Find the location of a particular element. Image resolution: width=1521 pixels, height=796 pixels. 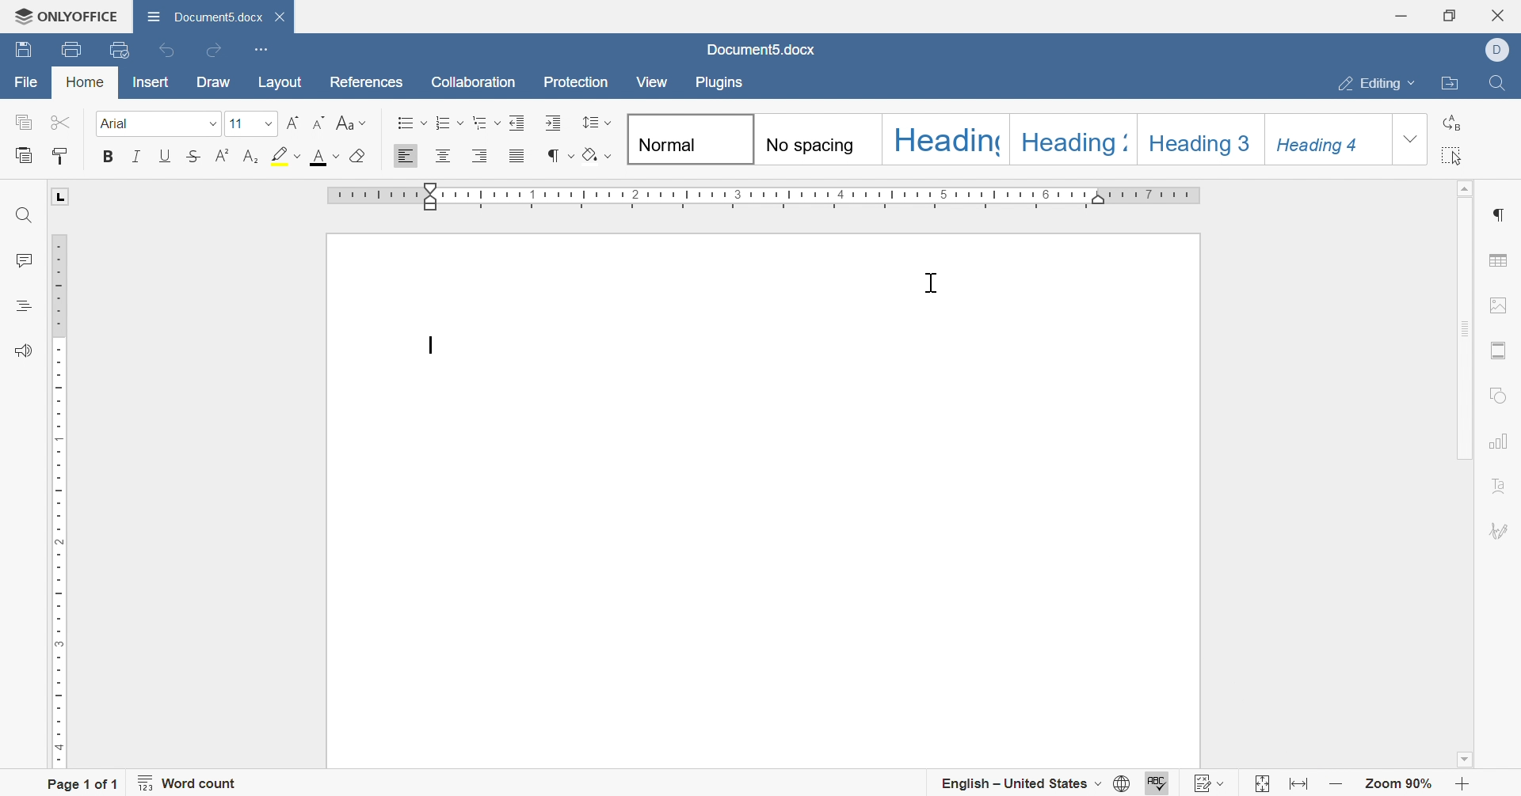

increment font size is located at coordinates (291, 124).